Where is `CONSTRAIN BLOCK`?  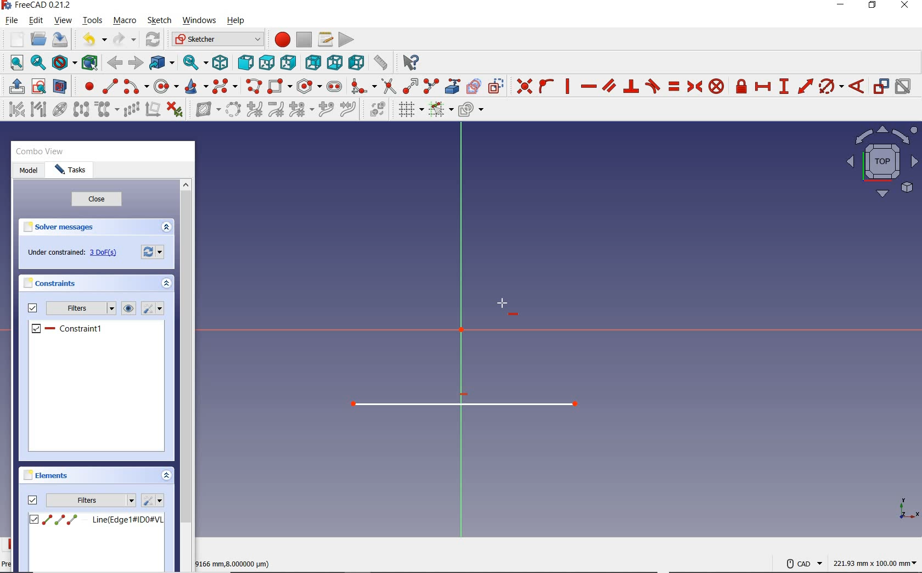
CONSTRAIN BLOCK is located at coordinates (717, 86).